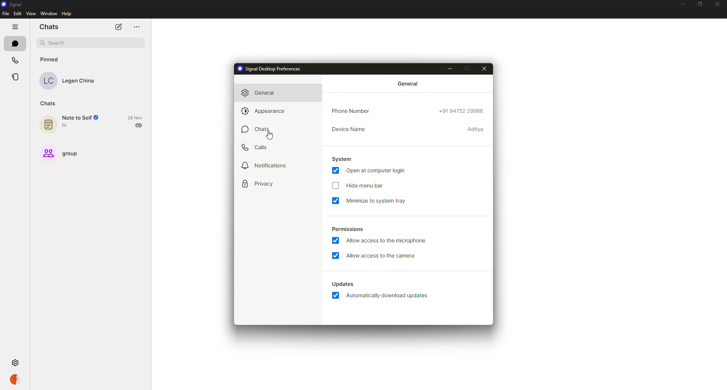 The width and height of the screenshot is (727, 390). I want to click on view, so click(30, 14).